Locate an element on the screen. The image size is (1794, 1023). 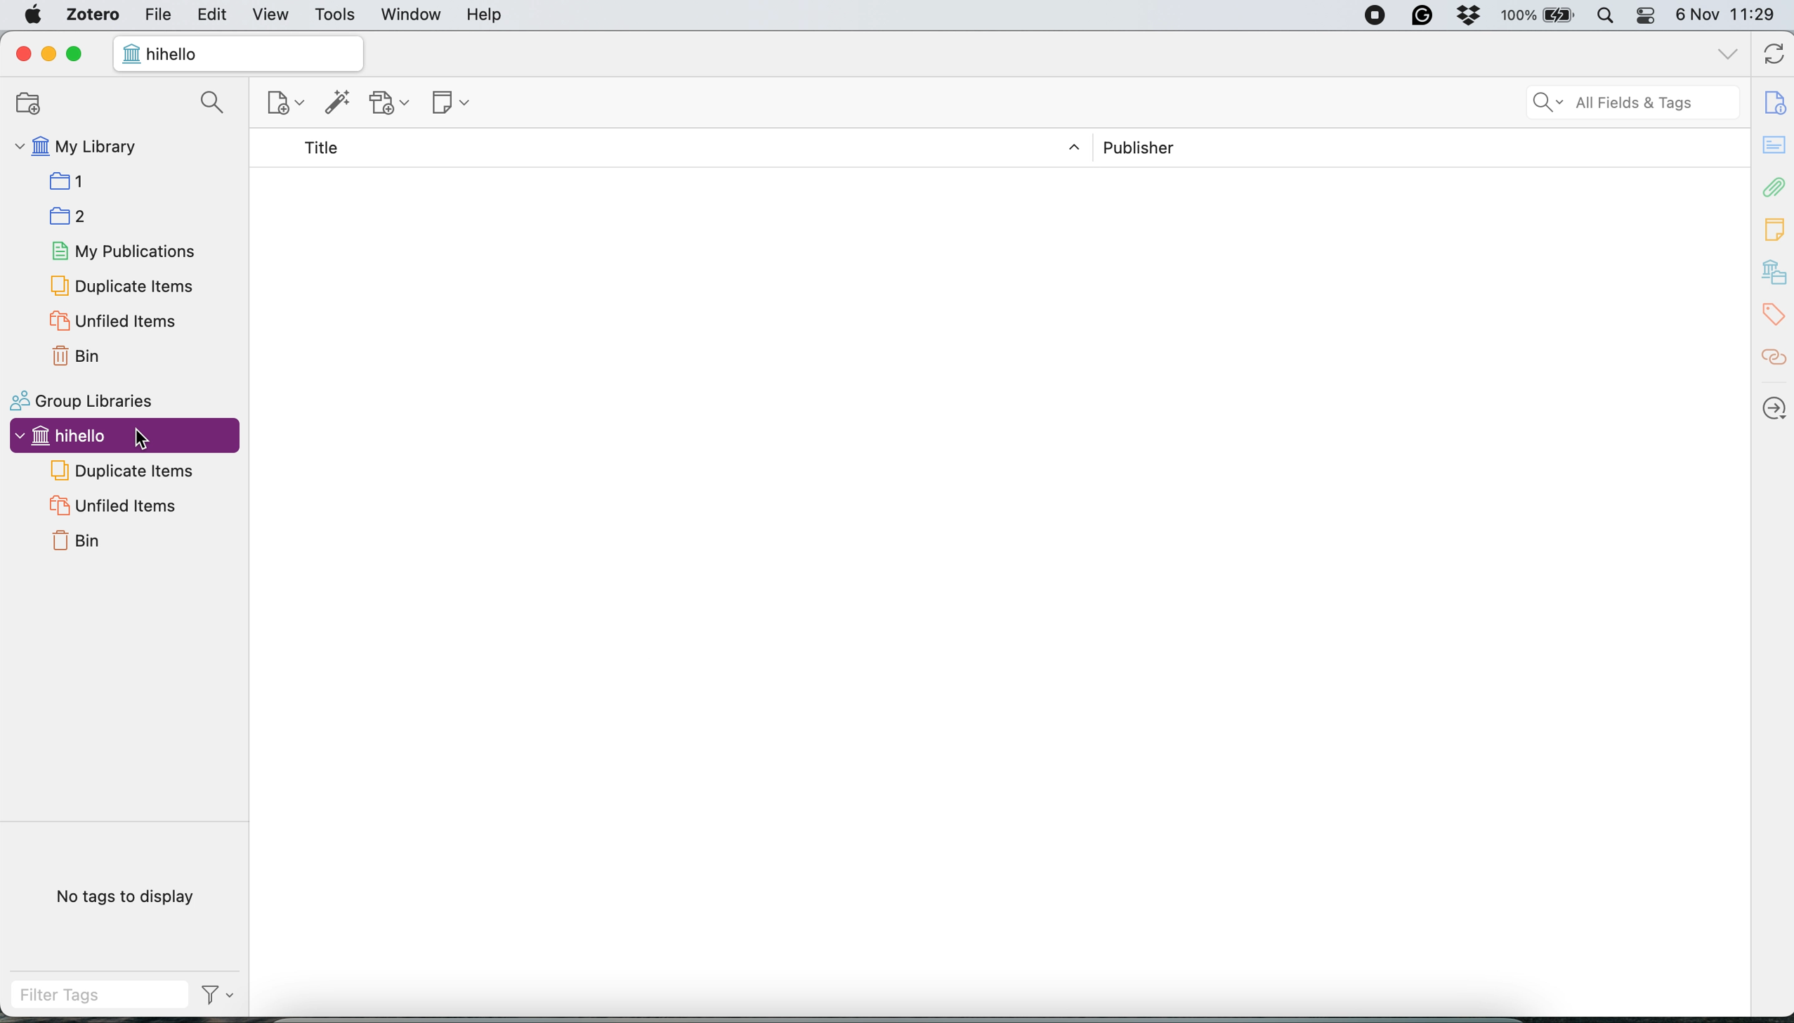
search is located at coordinates (218, 105).